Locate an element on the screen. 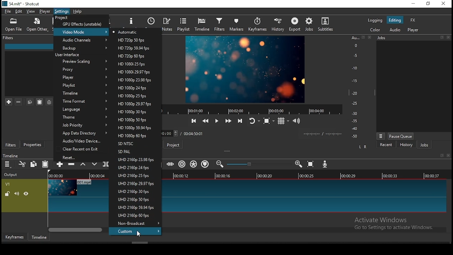 The height and width of the screenshot is (255, 453). resolution option is located at coordinates (136, 112).